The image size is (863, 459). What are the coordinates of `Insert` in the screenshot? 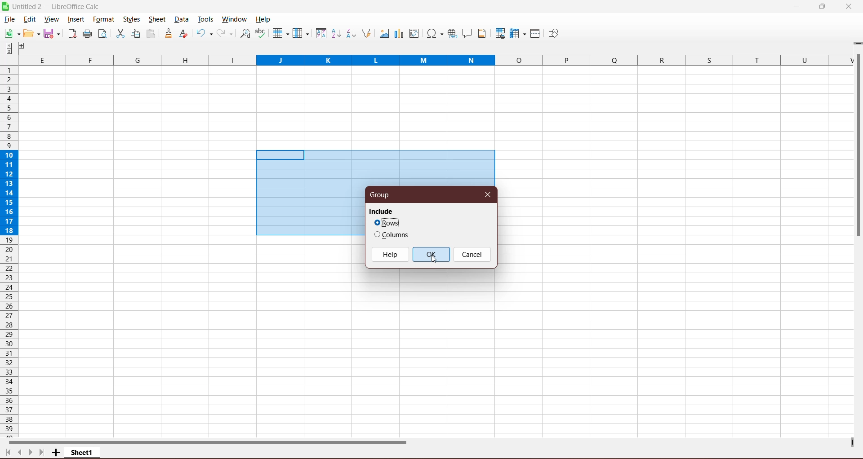 It's located at (76, 19).